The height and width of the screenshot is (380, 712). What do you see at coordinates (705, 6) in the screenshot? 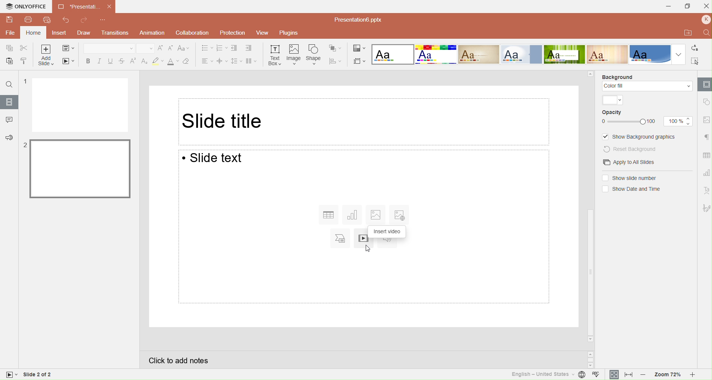
I see `Close` at bounding box center [705, 6].